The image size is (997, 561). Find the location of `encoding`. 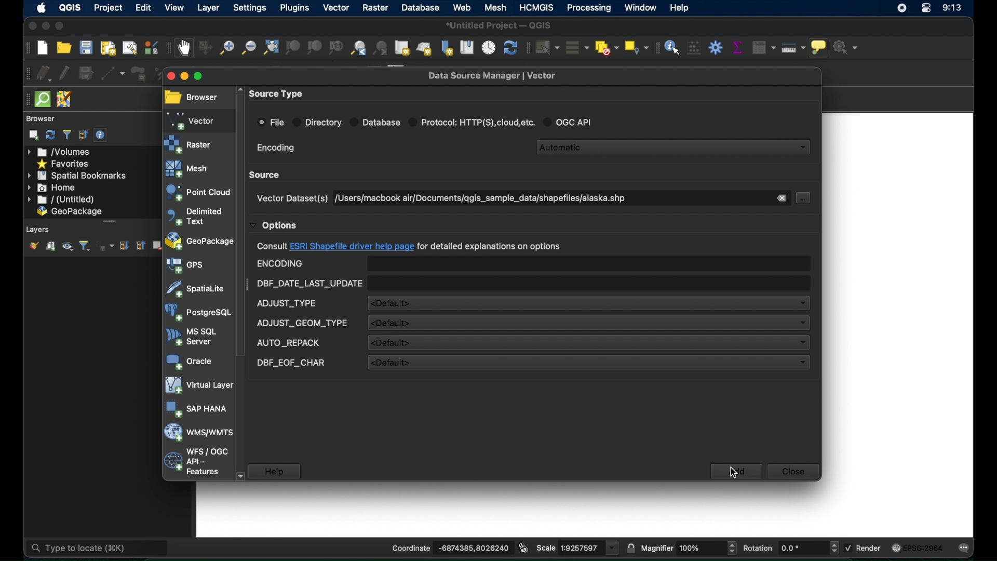

encoding is located at coordinates (276, 148).